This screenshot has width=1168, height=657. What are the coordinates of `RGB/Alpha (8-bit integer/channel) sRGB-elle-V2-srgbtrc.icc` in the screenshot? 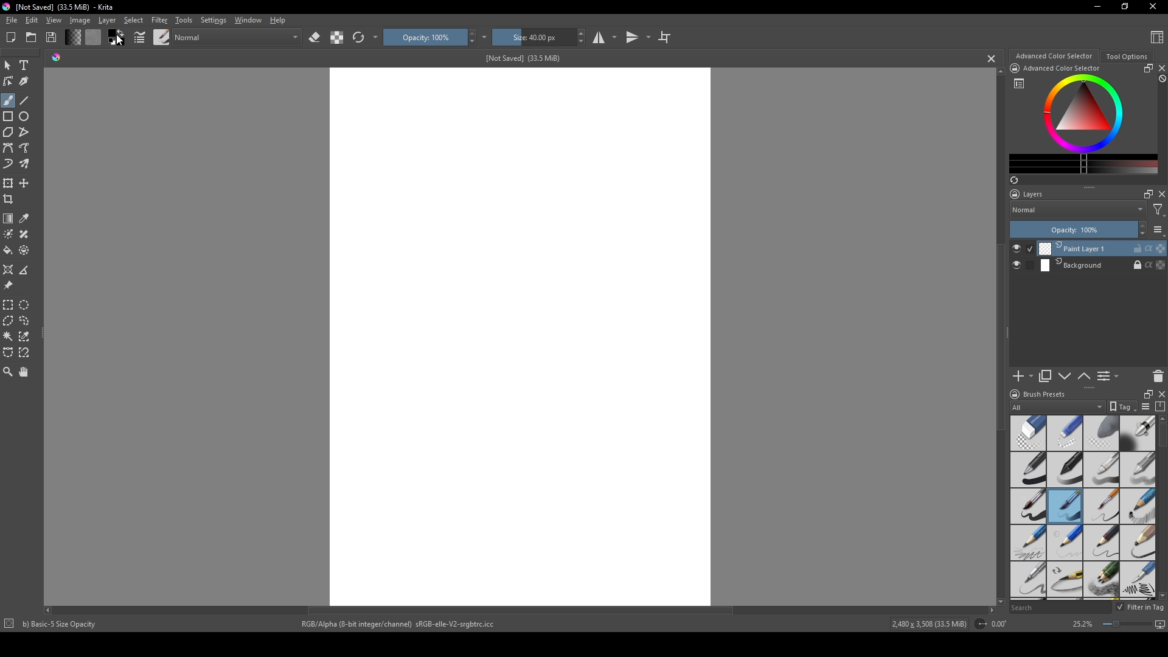 It's located at (403, 624).